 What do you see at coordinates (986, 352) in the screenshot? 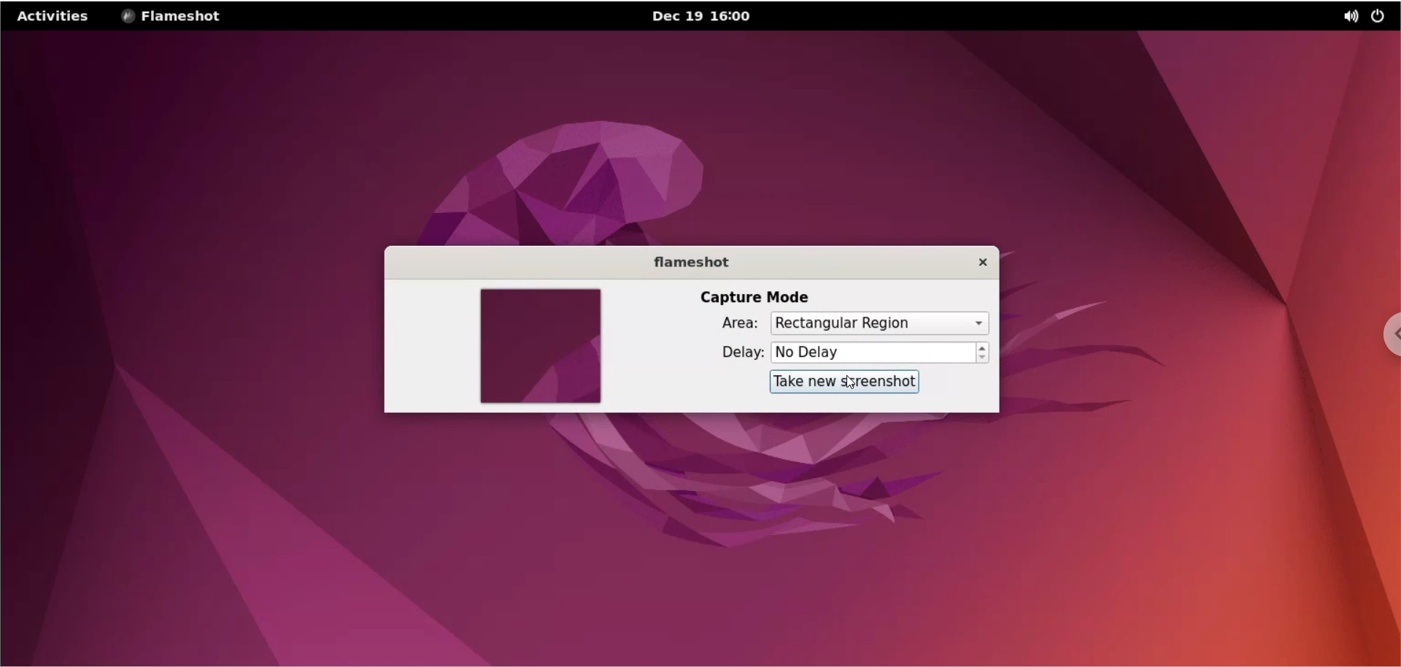
I see `increment and decrement delay` at bounding box center [986, 352].